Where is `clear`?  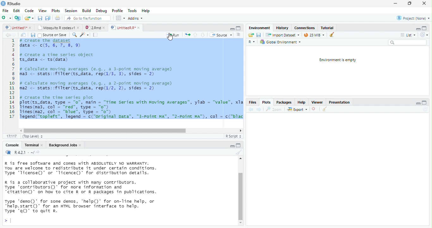 clear is located at coordinates (332, 34).